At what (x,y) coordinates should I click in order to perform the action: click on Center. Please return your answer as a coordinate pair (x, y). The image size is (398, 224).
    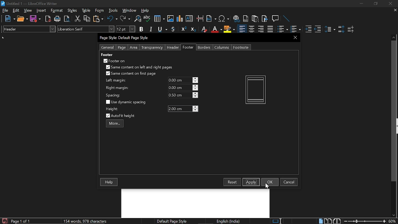
    Looking at the image, I should click on (251, 29).